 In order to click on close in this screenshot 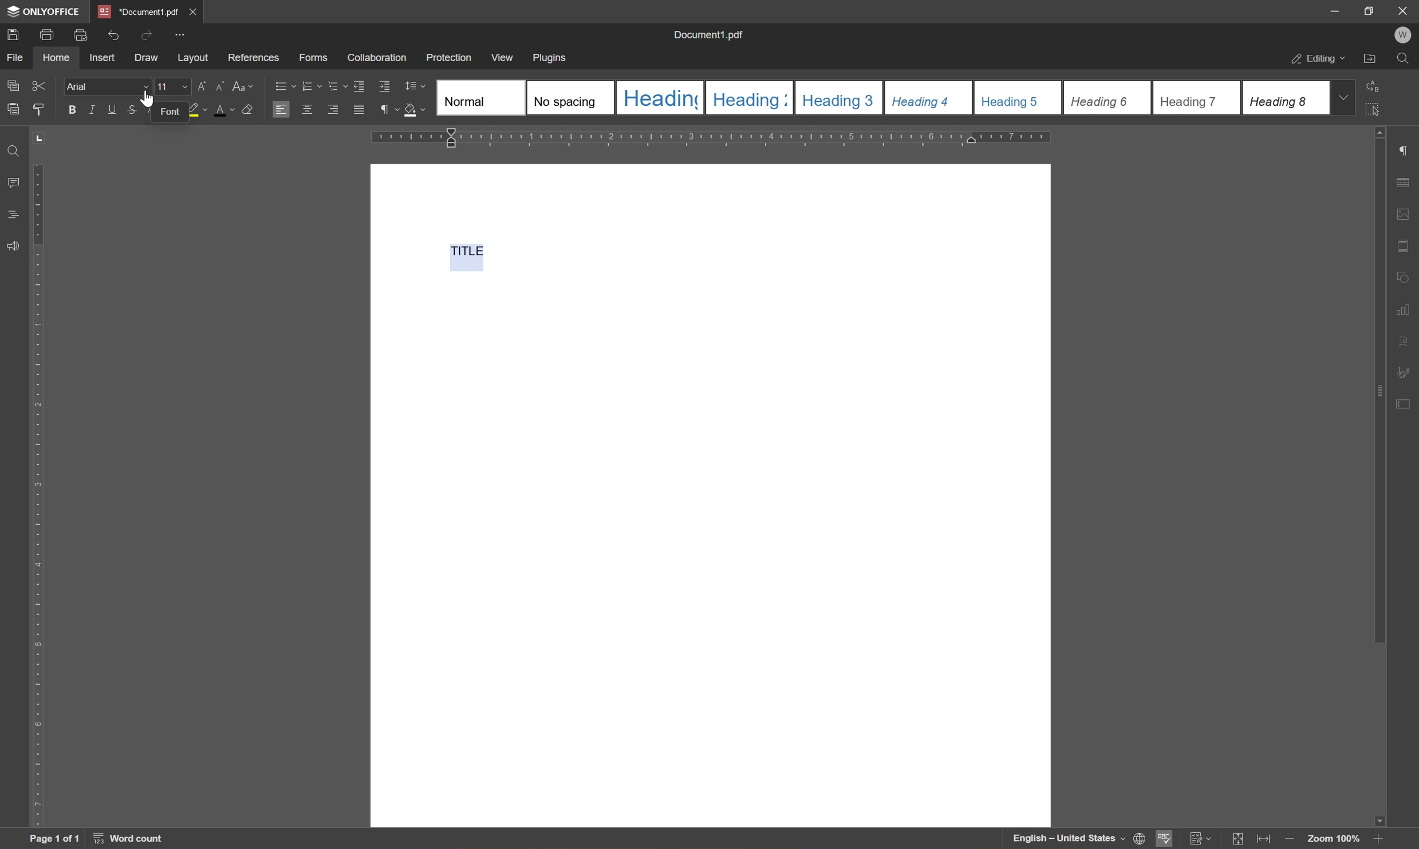, I will do `click(192, 11)`.